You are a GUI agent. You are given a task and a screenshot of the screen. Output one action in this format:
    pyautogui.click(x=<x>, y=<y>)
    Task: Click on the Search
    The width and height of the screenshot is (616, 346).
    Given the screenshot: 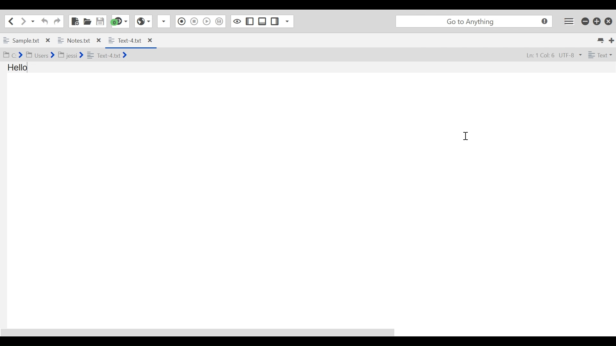 What is the action you would take?
    pyautogui.click(x=475, y=21)
    